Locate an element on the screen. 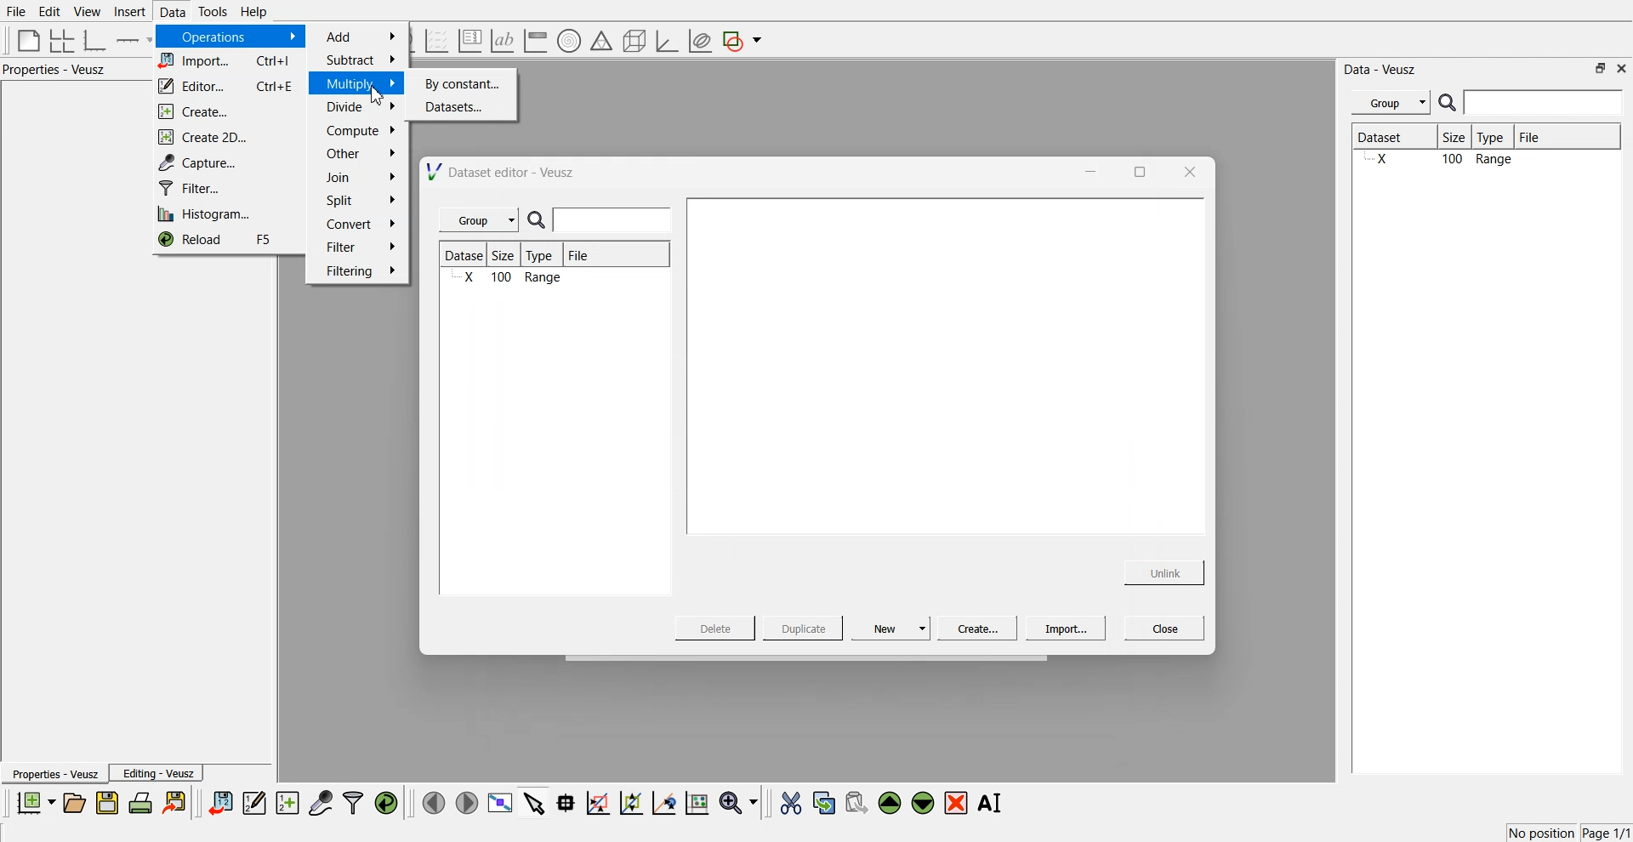 The width and height of the screenshot is (1633, 842). Reload FS is located at coordinates (226, 242).